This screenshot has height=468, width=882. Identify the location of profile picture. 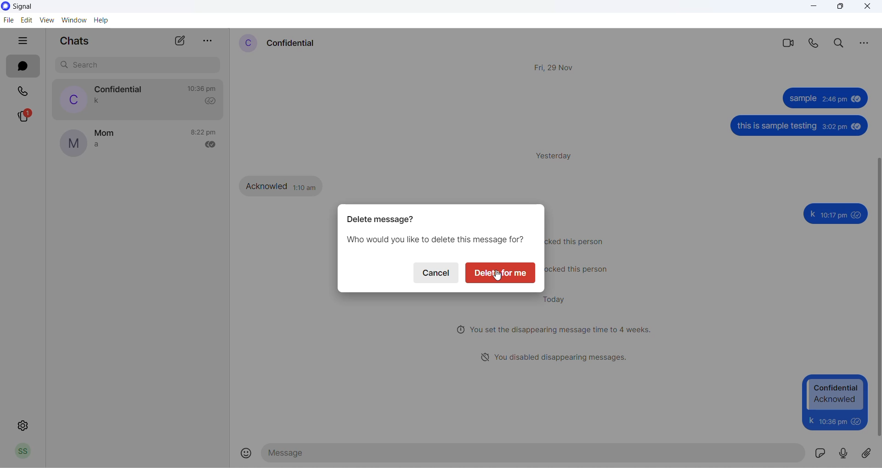
(244, 44).